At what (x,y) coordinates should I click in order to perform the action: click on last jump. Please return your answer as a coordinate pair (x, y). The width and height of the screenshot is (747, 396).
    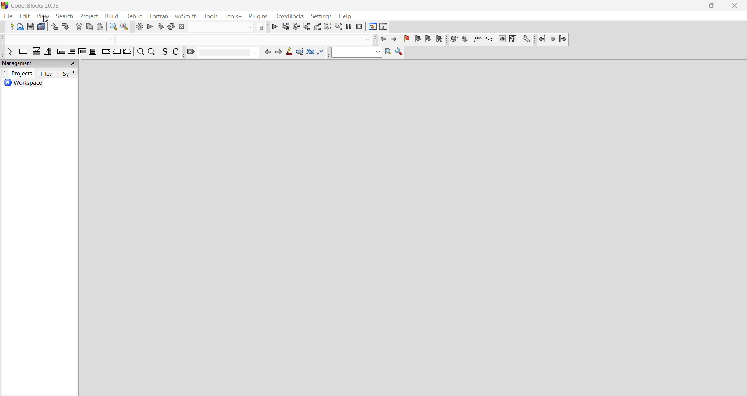
    Looking at the image, I should click on (552, 40).